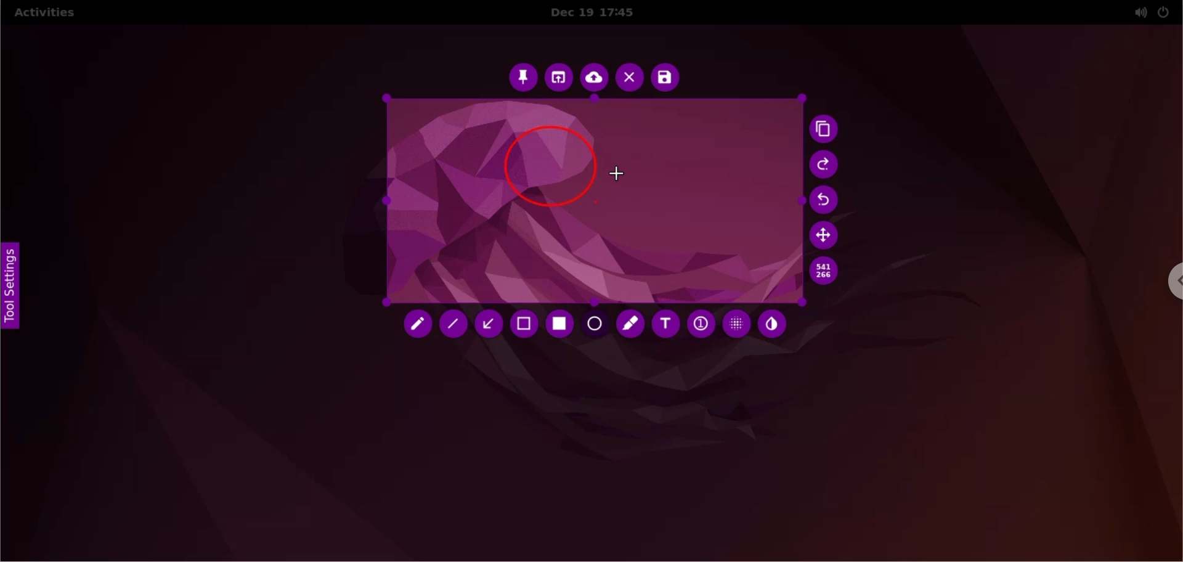  What do you see at coordinates (623, 172) in the screenshot?
I see `cursor` at bounding box center [623, 172].